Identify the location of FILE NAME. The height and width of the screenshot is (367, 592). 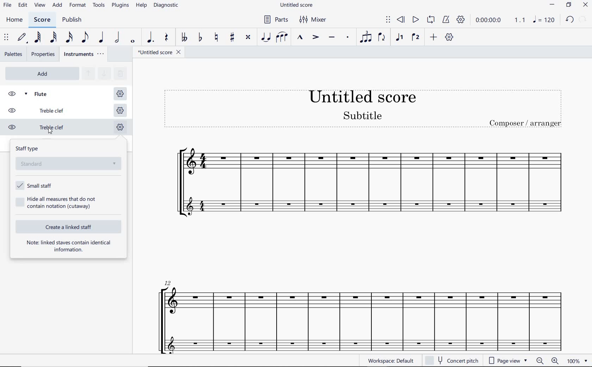
(296, 5).